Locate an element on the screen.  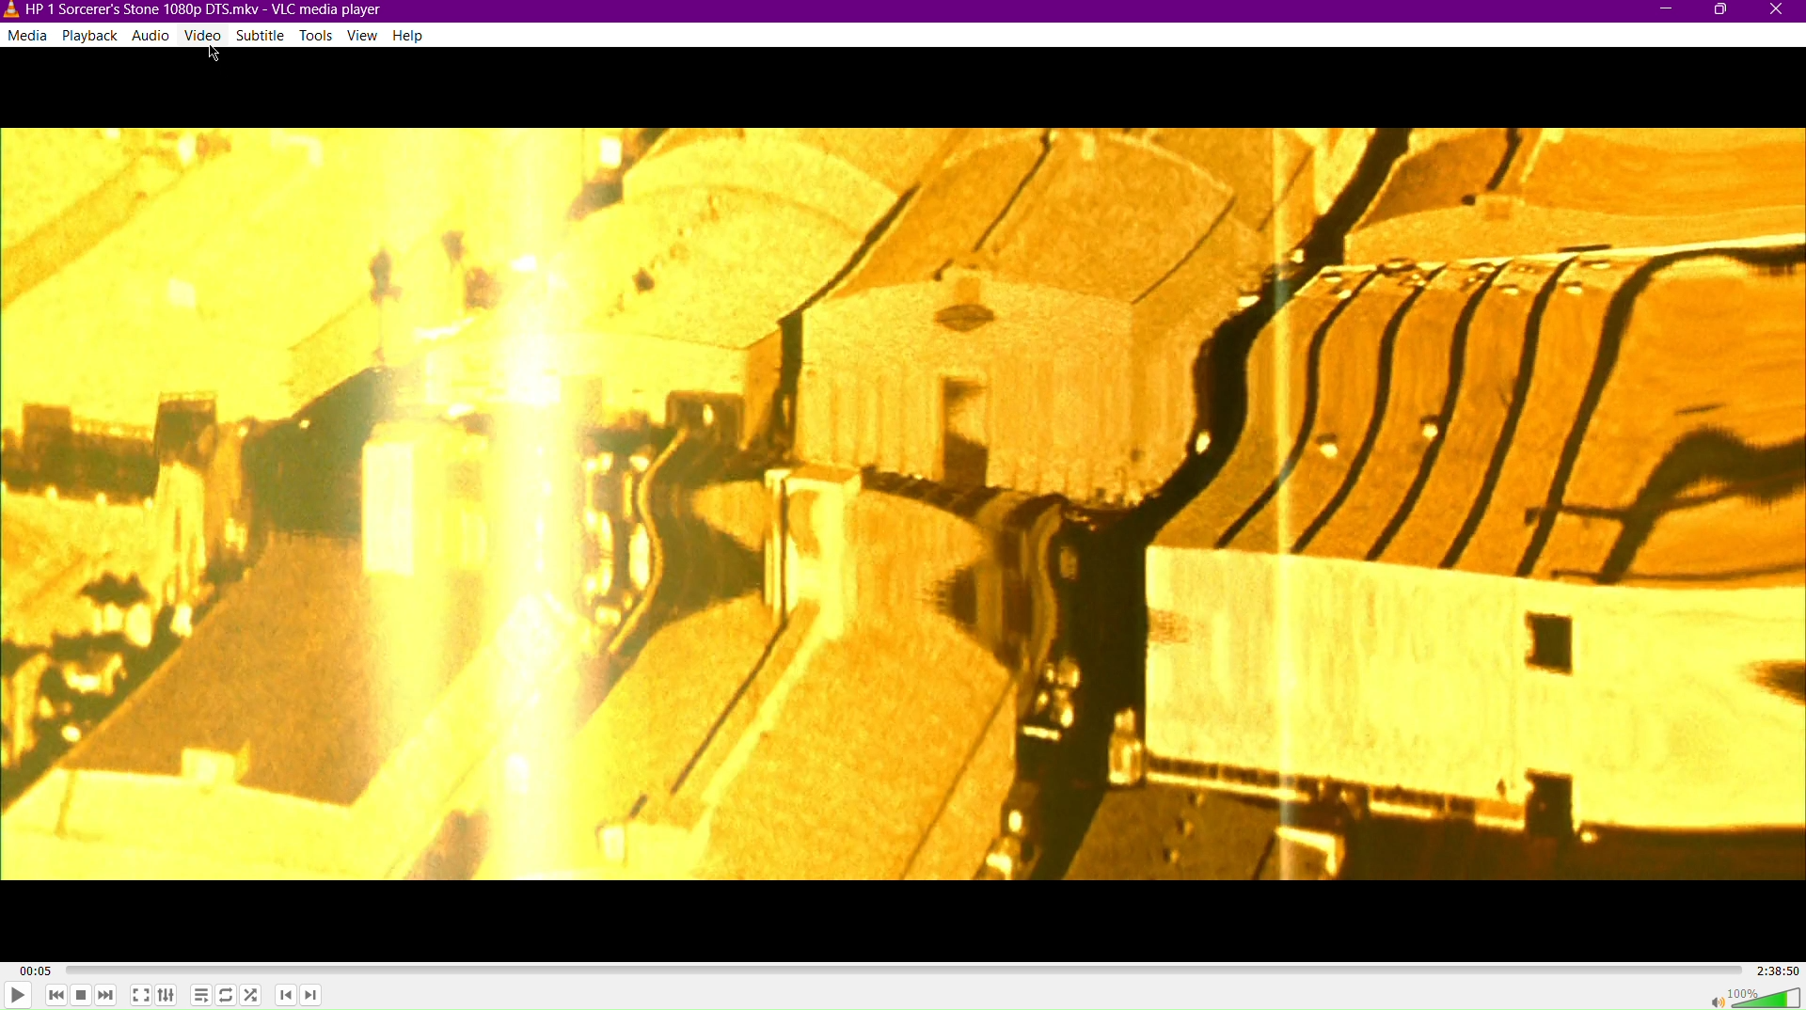
Tools is located at coordinates (320, 35).